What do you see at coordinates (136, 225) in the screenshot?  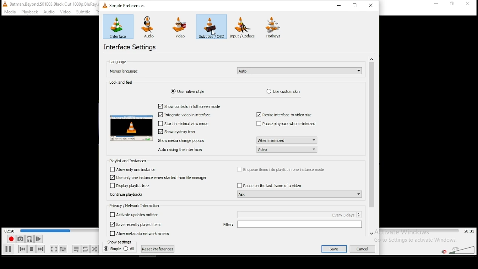 I see `checkbox: save recently played items` at bounding box center [136, 225].